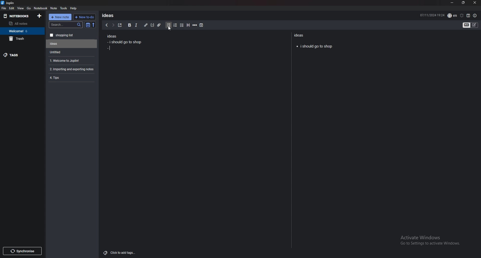 This screenshot has height=258, width=481. Describe the element at coordinates (29, 8) in the screenshot. I see `go` at that location.